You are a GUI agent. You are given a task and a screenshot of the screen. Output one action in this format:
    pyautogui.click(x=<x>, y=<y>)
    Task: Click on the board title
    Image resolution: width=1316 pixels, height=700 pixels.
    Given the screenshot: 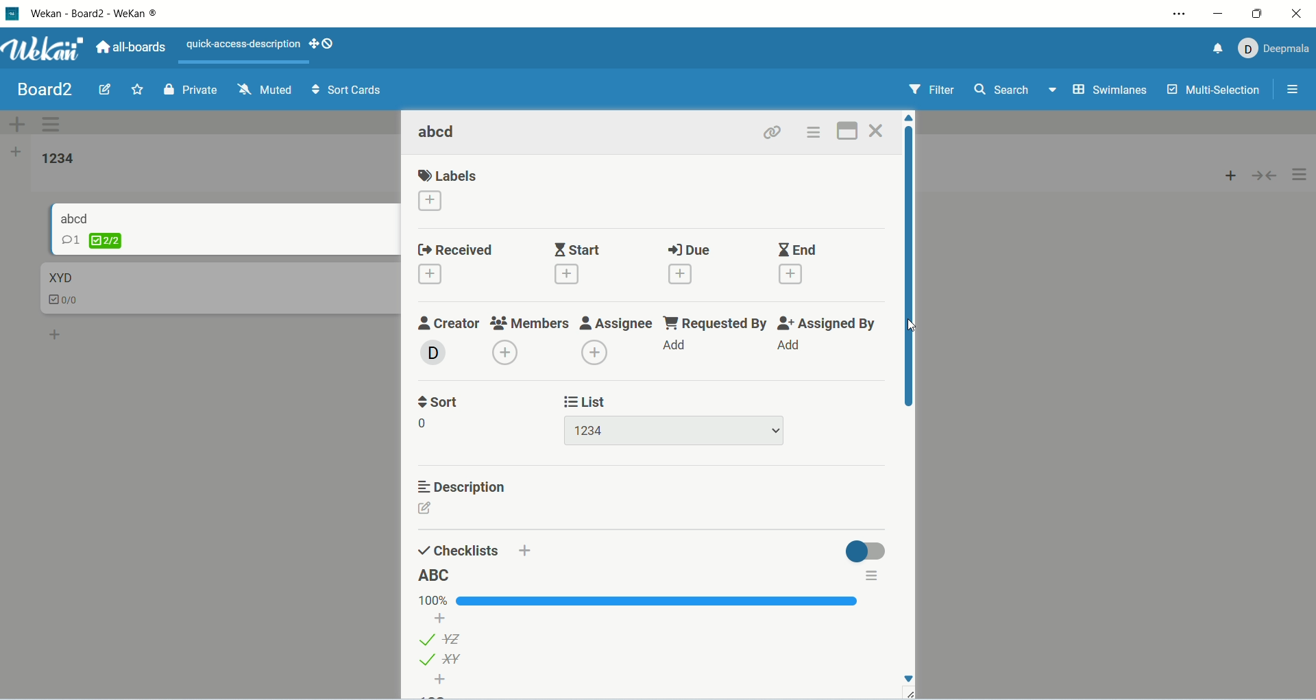 What is the action you would take?
    pyautogui.click(x=42, y=89)
    